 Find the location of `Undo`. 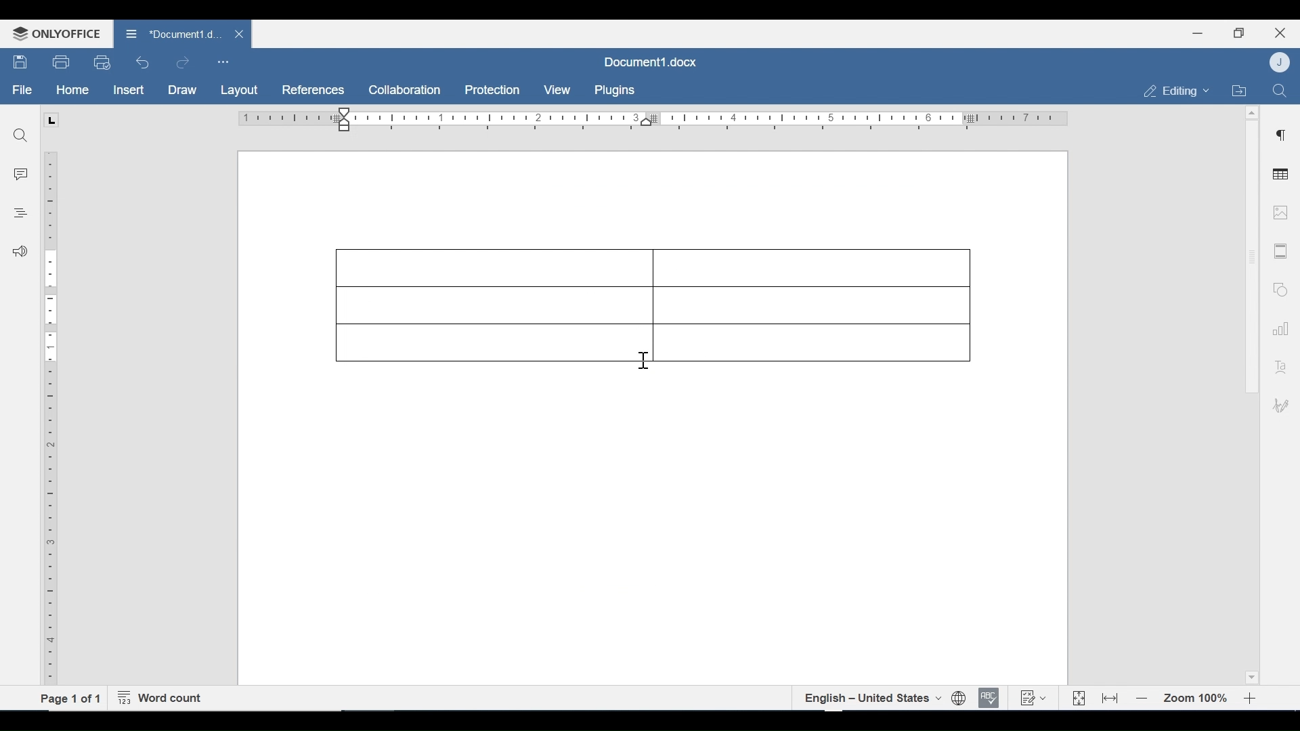

Undo is located at coordinates (143, 62).